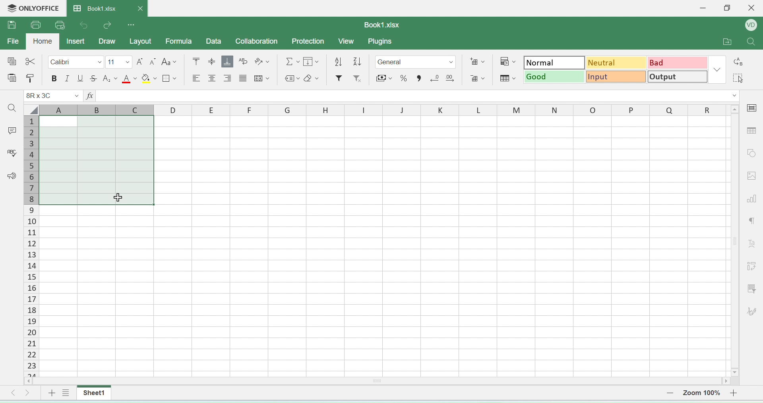  What do you see at coordinates (436, 78) in the screenshot?
I see `remove decimal` at bounding box center [436, 78].